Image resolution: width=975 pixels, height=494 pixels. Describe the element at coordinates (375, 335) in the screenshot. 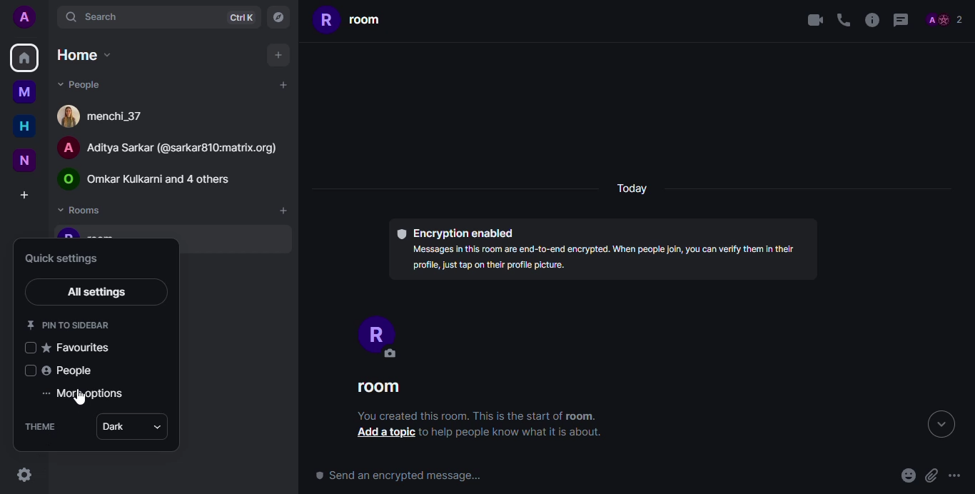

I see `profile` at that location.